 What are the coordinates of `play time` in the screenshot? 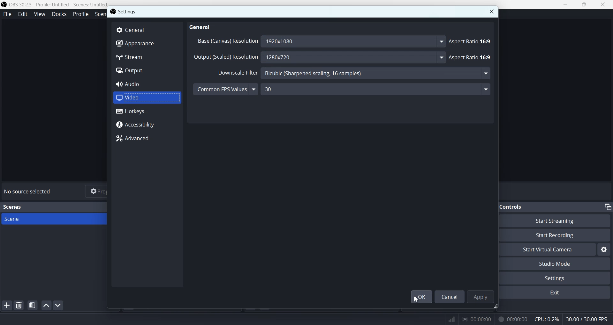 It's located at (477, 319).